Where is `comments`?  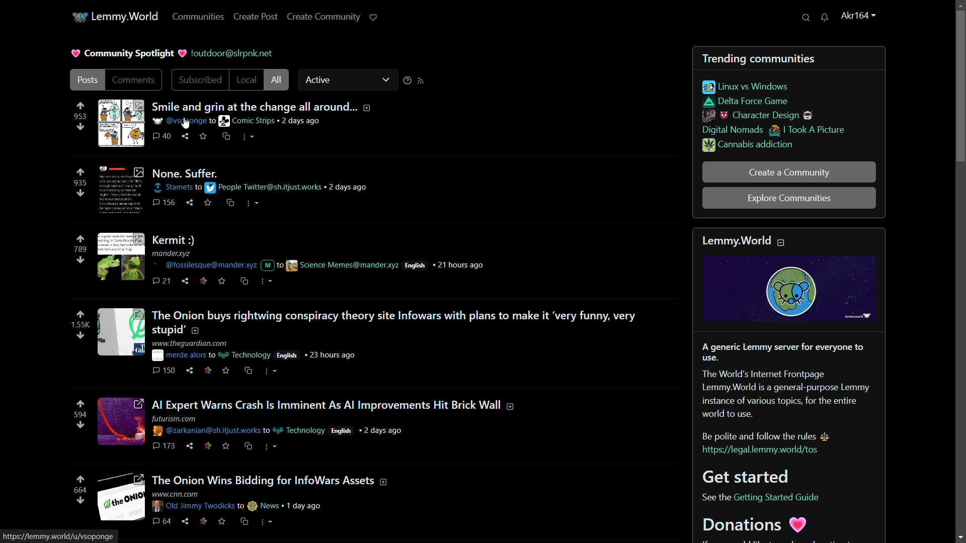
comments is located at coordinates (134, 80).